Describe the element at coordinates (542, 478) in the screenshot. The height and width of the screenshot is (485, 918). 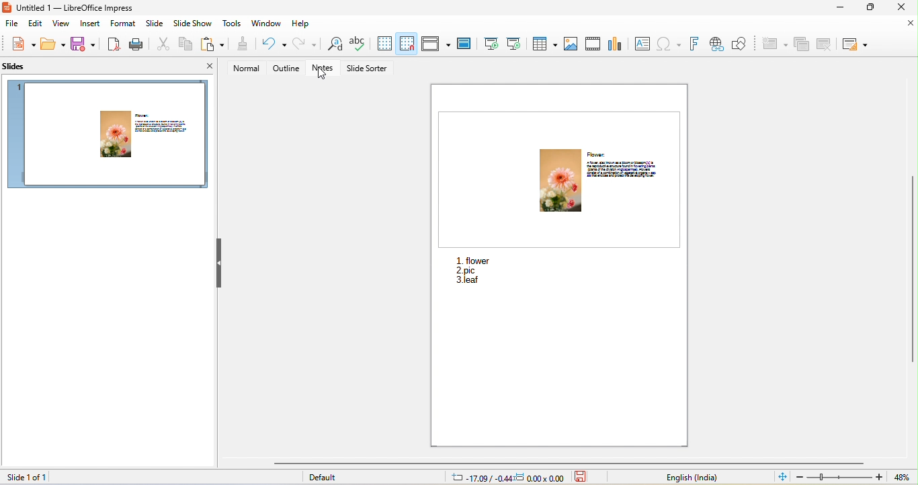
I see `0.00x0.00` at that location.